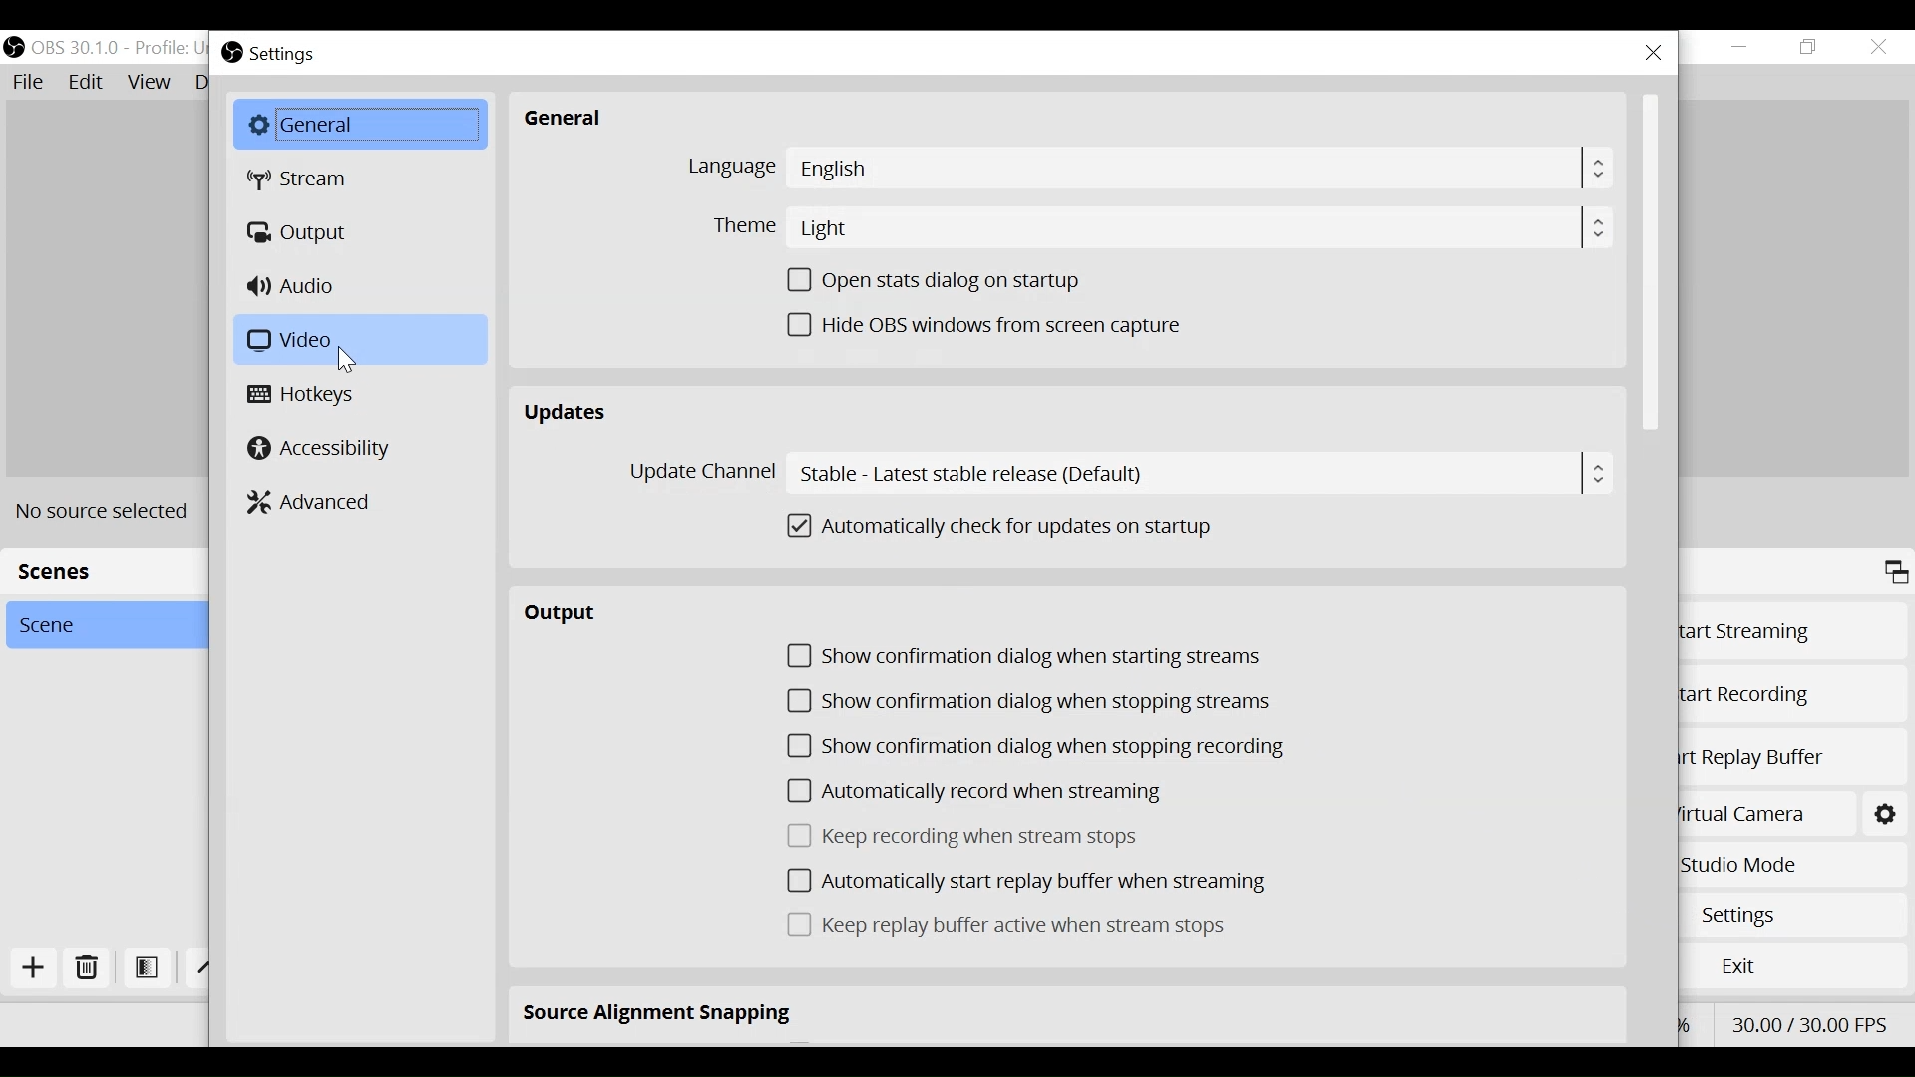 The width and height of the screenshot is (1915, 1077). I want to click on Output, so click(301, 233).